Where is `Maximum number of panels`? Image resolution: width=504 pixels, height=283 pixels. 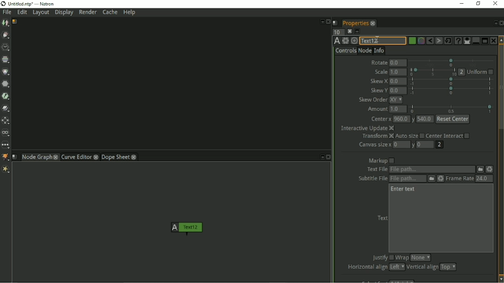
Maximum number of panels is located at coordinates (338, 31).